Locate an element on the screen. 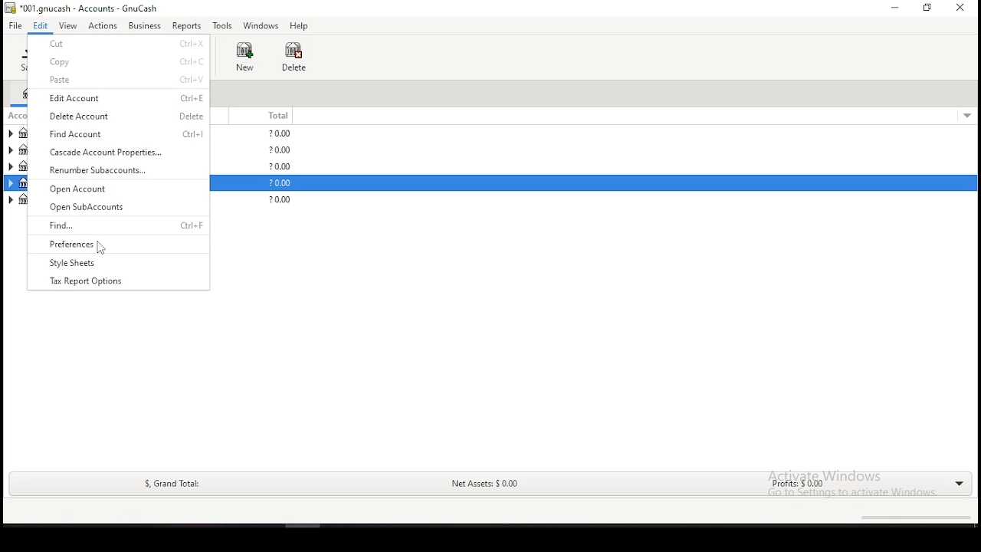 This screenshot has height=552, width=981. paste is located at coordinates (126, 80).